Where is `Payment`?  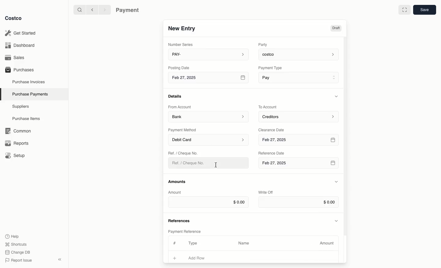
Payment is located at coordinates (129, 11).